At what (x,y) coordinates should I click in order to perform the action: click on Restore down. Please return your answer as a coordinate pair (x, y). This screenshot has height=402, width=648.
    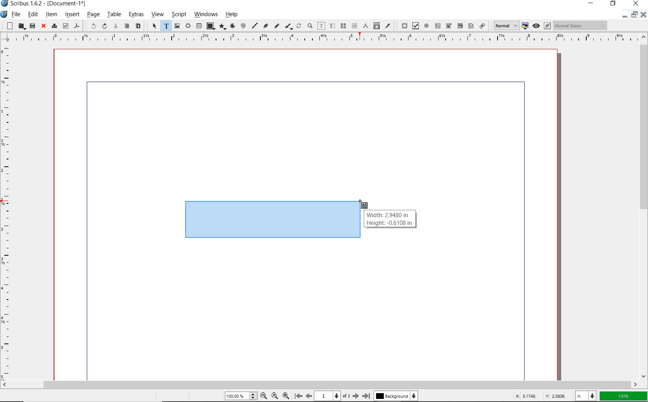
    Looking at the image, I should click on (624, 15).